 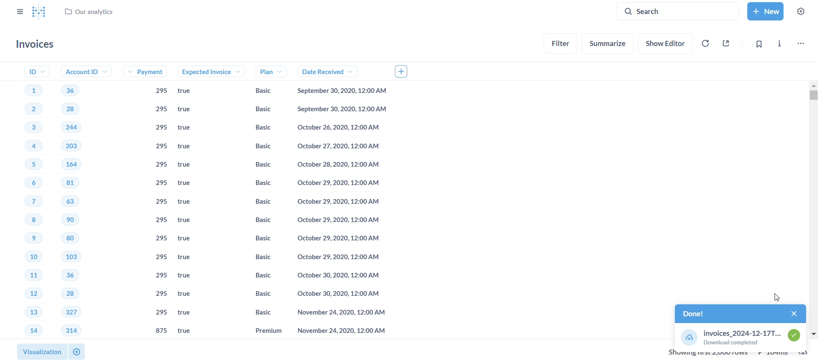 What do you see at coordinates (76, 351) in the screenshot?
I see `settings` at bounding box center [76, 351].